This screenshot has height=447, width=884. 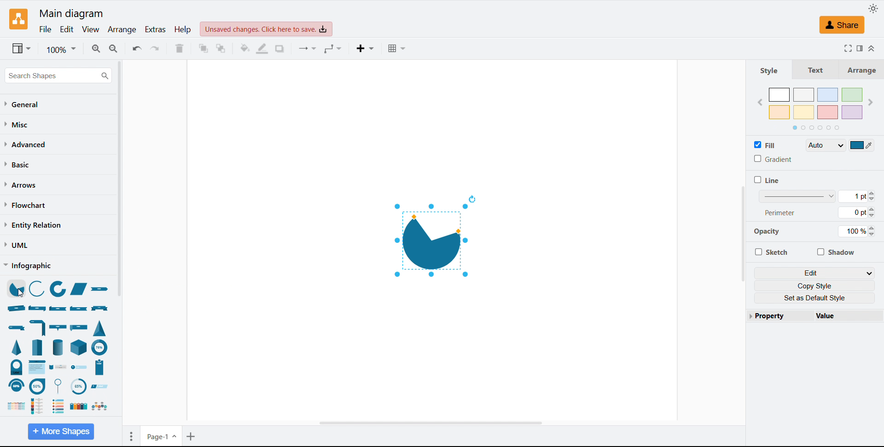 I want to click on pie, so click(x=14, y=289).